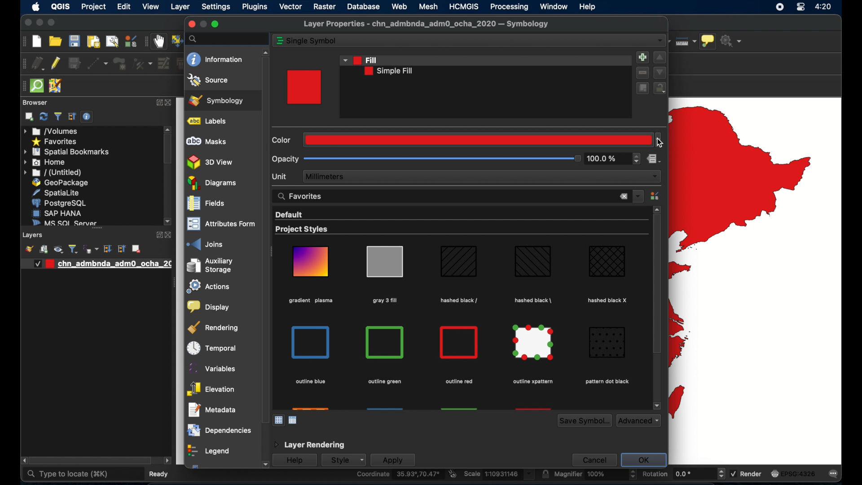  Describe the element at coordinates (386, 342) in the screenshot. I see `` at that location.